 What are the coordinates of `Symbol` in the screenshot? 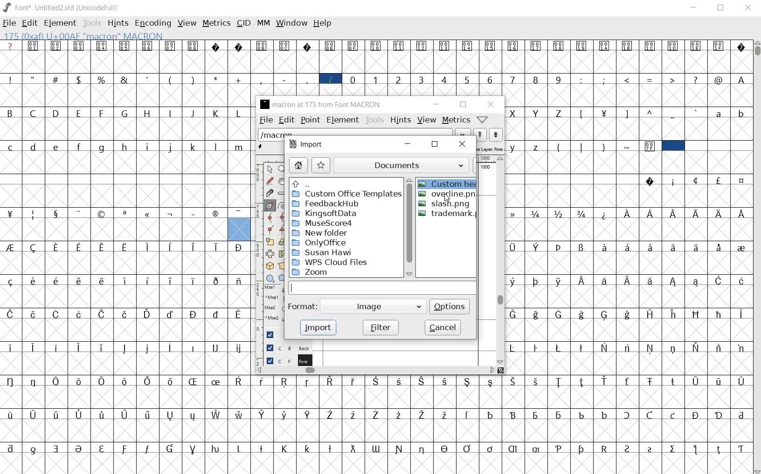 It's located at (697, 213).